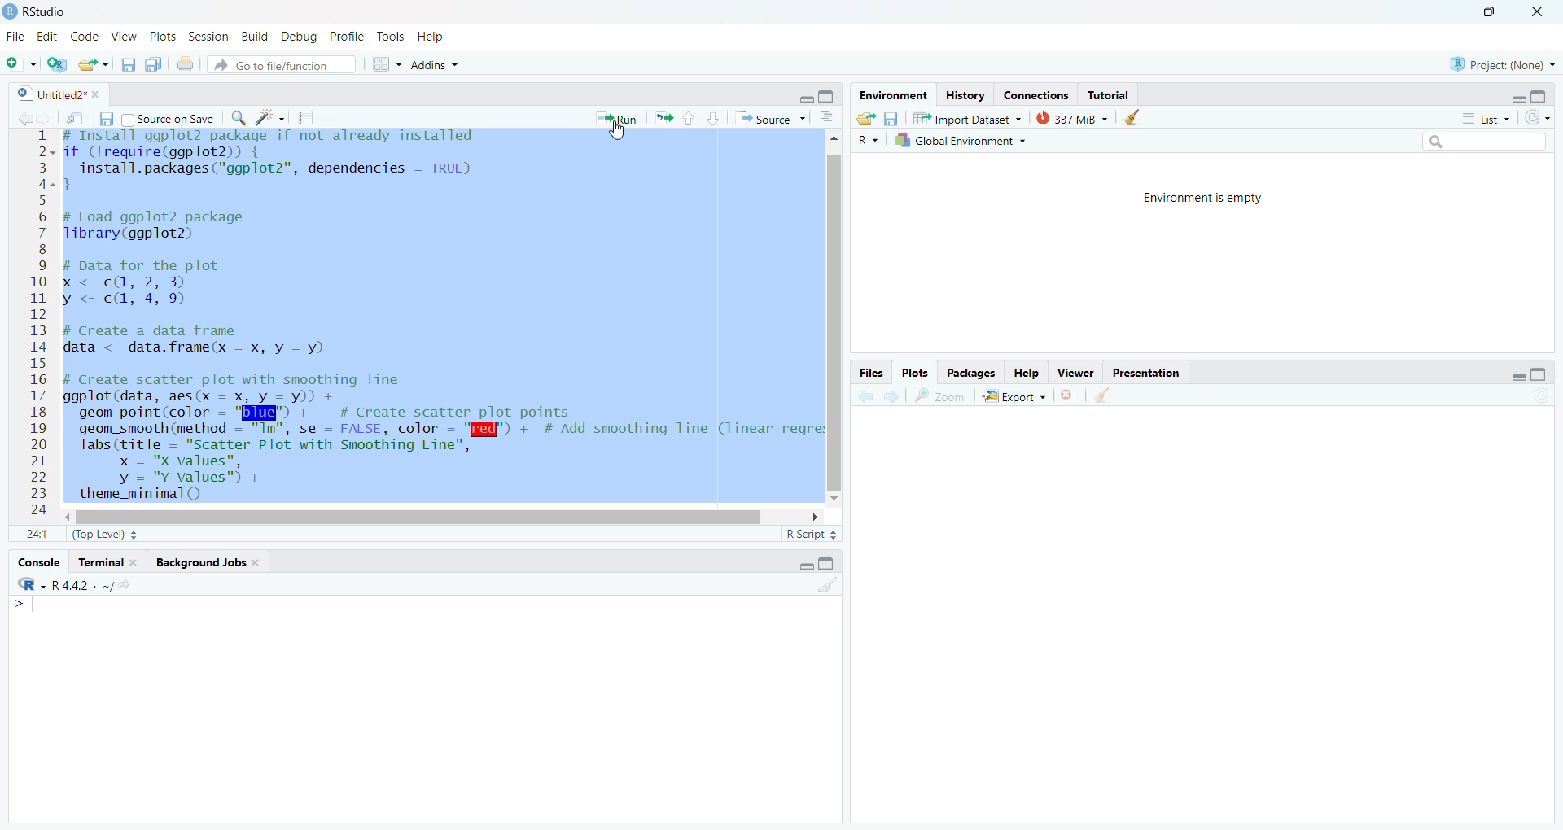 Image resolution: width=1563 pixels, height=830 pixels. I want to click on hide console, so click(1540, 97).